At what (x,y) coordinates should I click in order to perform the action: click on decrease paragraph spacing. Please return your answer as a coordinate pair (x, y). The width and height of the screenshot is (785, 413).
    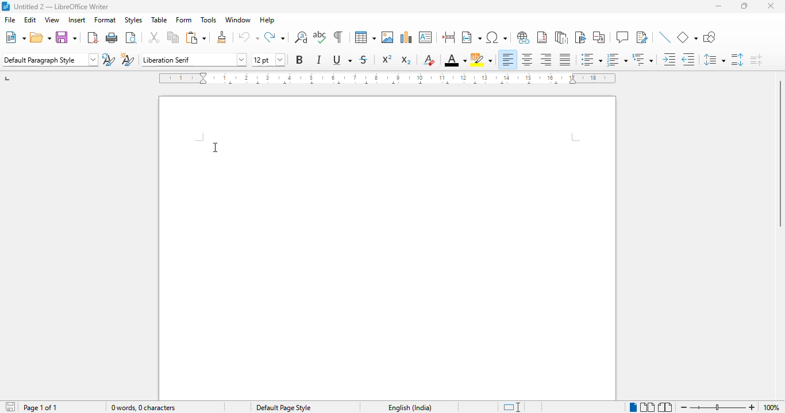
    Looking at the image, I should click on (756, 60).